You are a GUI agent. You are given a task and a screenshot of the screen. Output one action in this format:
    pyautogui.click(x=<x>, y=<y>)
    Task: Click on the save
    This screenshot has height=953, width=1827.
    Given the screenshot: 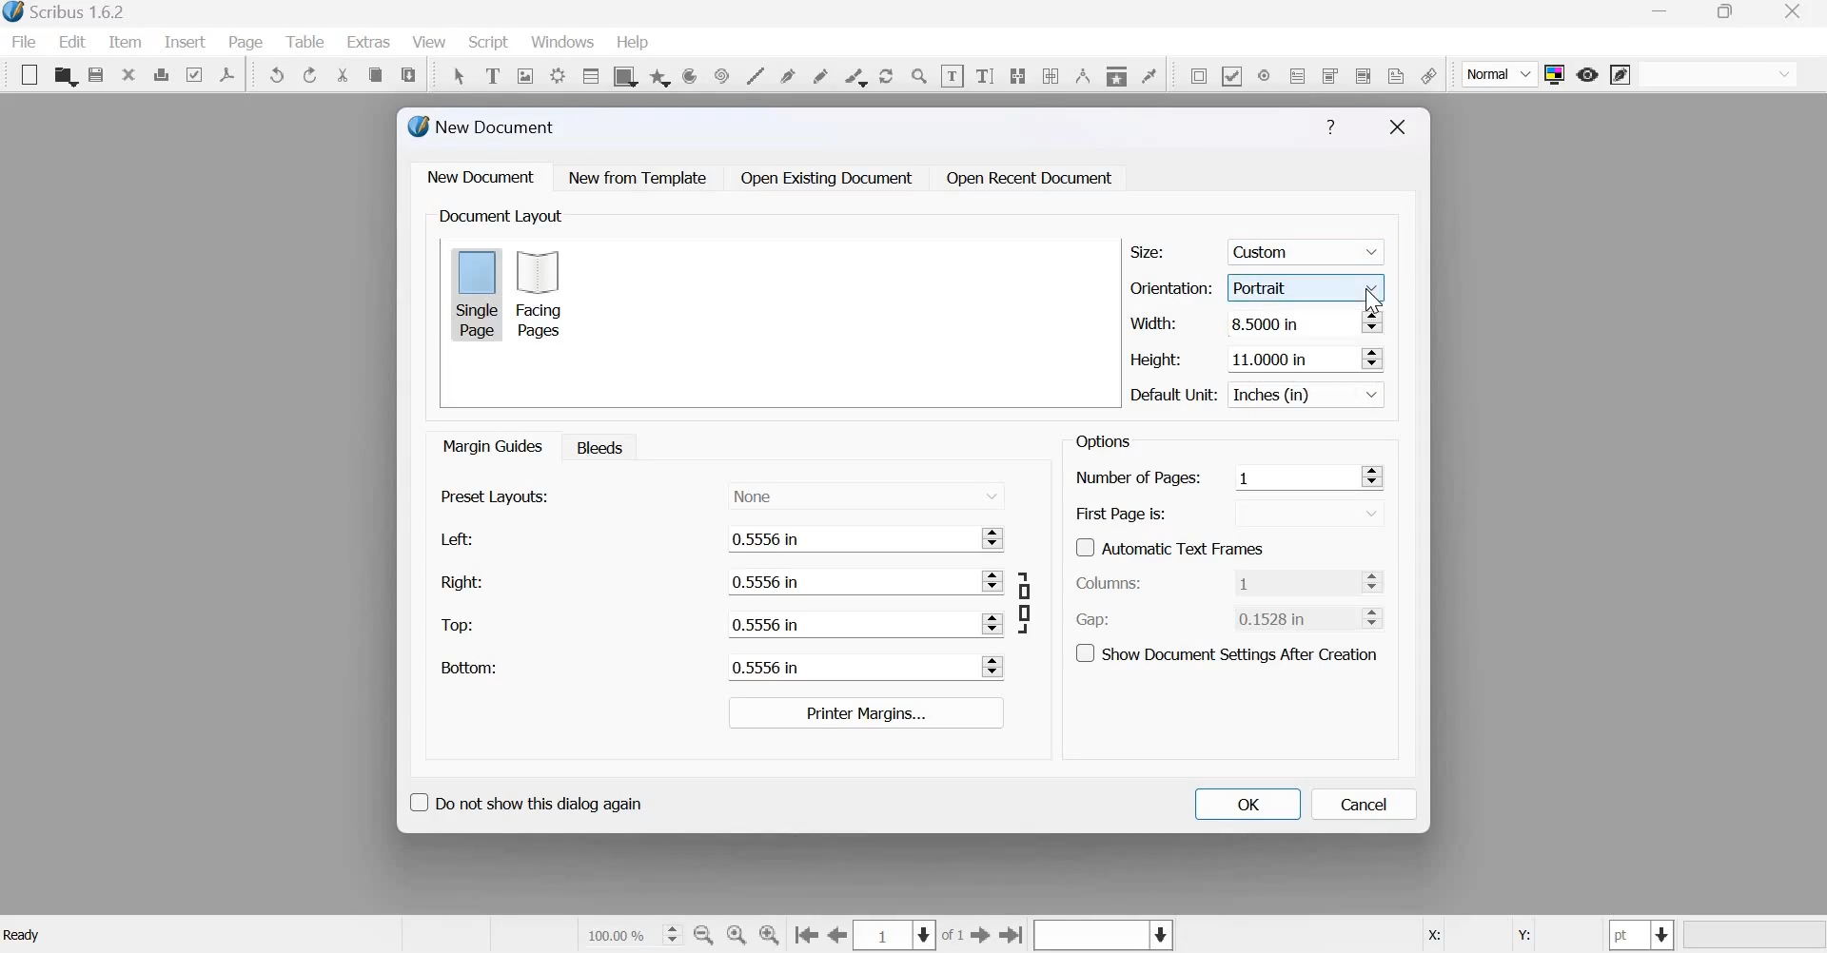 What is the action you would take?
    pyautogui.click(x=96, y=75)
    